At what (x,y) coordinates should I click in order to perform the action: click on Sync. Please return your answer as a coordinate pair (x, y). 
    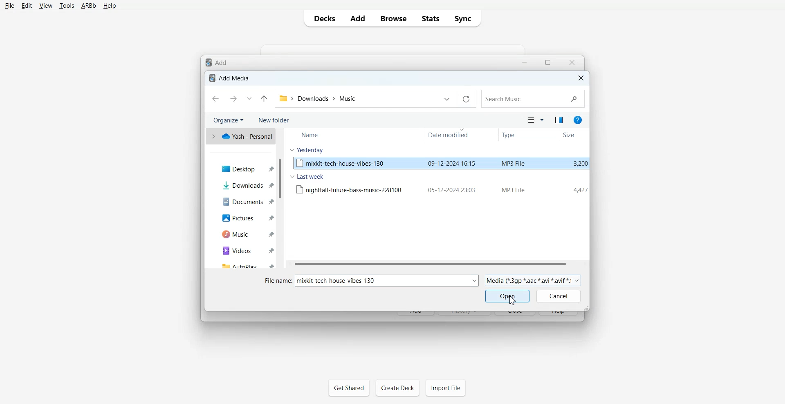
    Looking at the image, I should click on (465, 18).